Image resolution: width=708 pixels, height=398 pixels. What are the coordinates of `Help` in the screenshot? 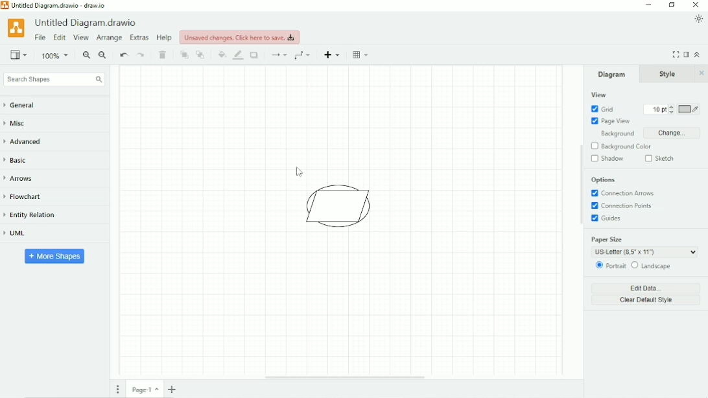 It's located at (165, 38).